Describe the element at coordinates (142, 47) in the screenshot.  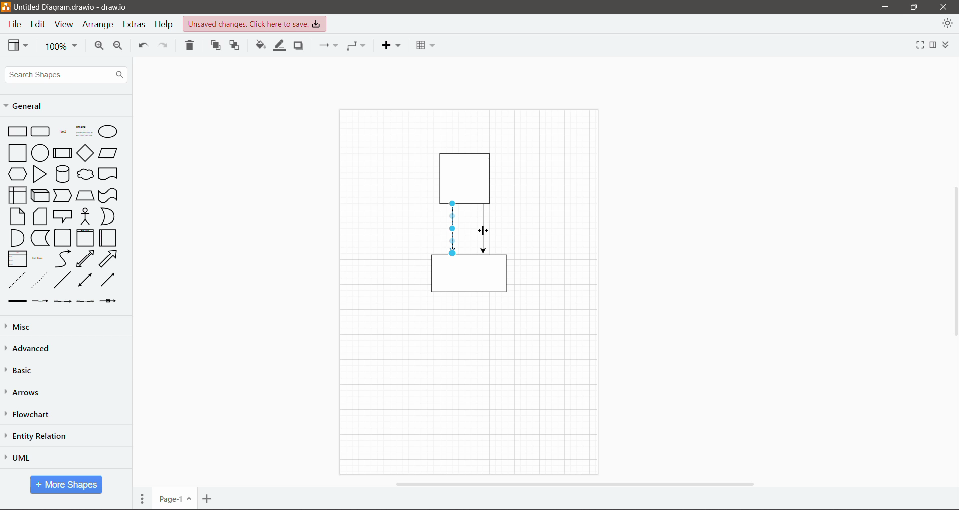
I see `Undo` at that location.